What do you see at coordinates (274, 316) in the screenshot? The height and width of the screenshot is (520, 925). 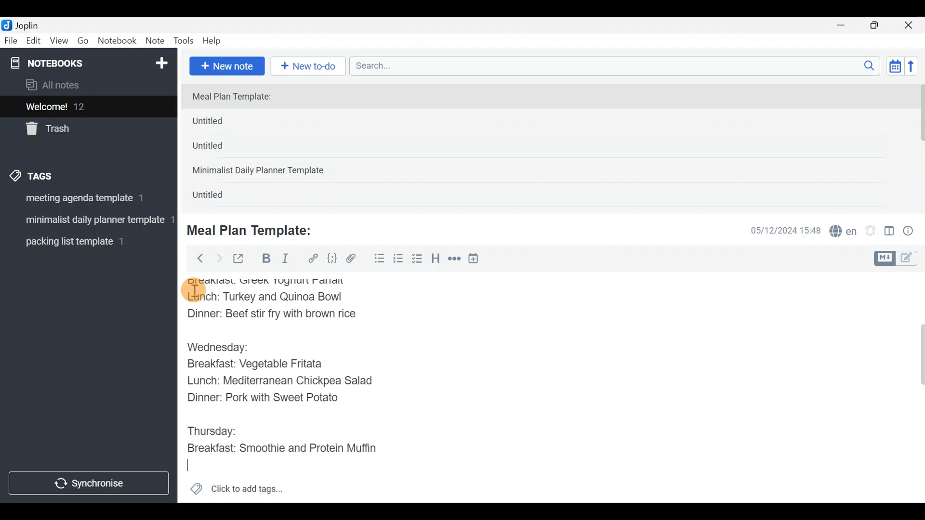 I see `Dinner: Beef stir fry with brown rice` at bounding box center [274, 316].